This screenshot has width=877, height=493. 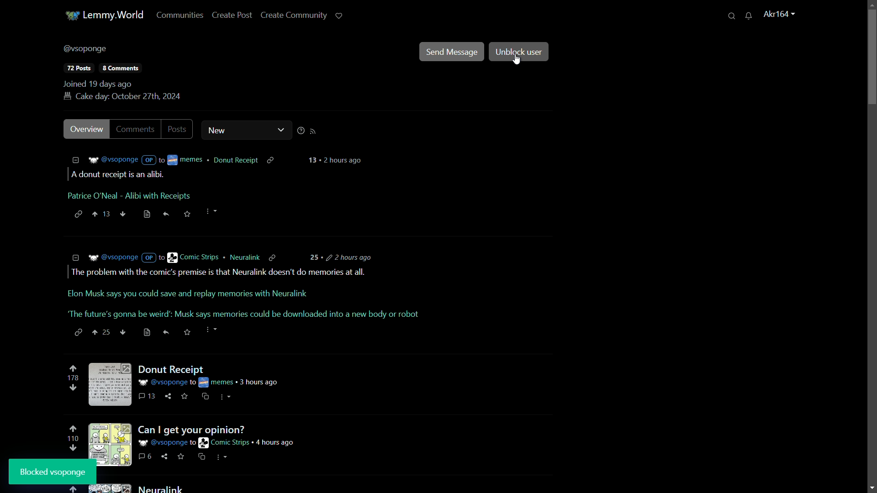 What do you see at coordinates (168, 399) in the screenshot?
I see `share` at bounding box center [168, 399].